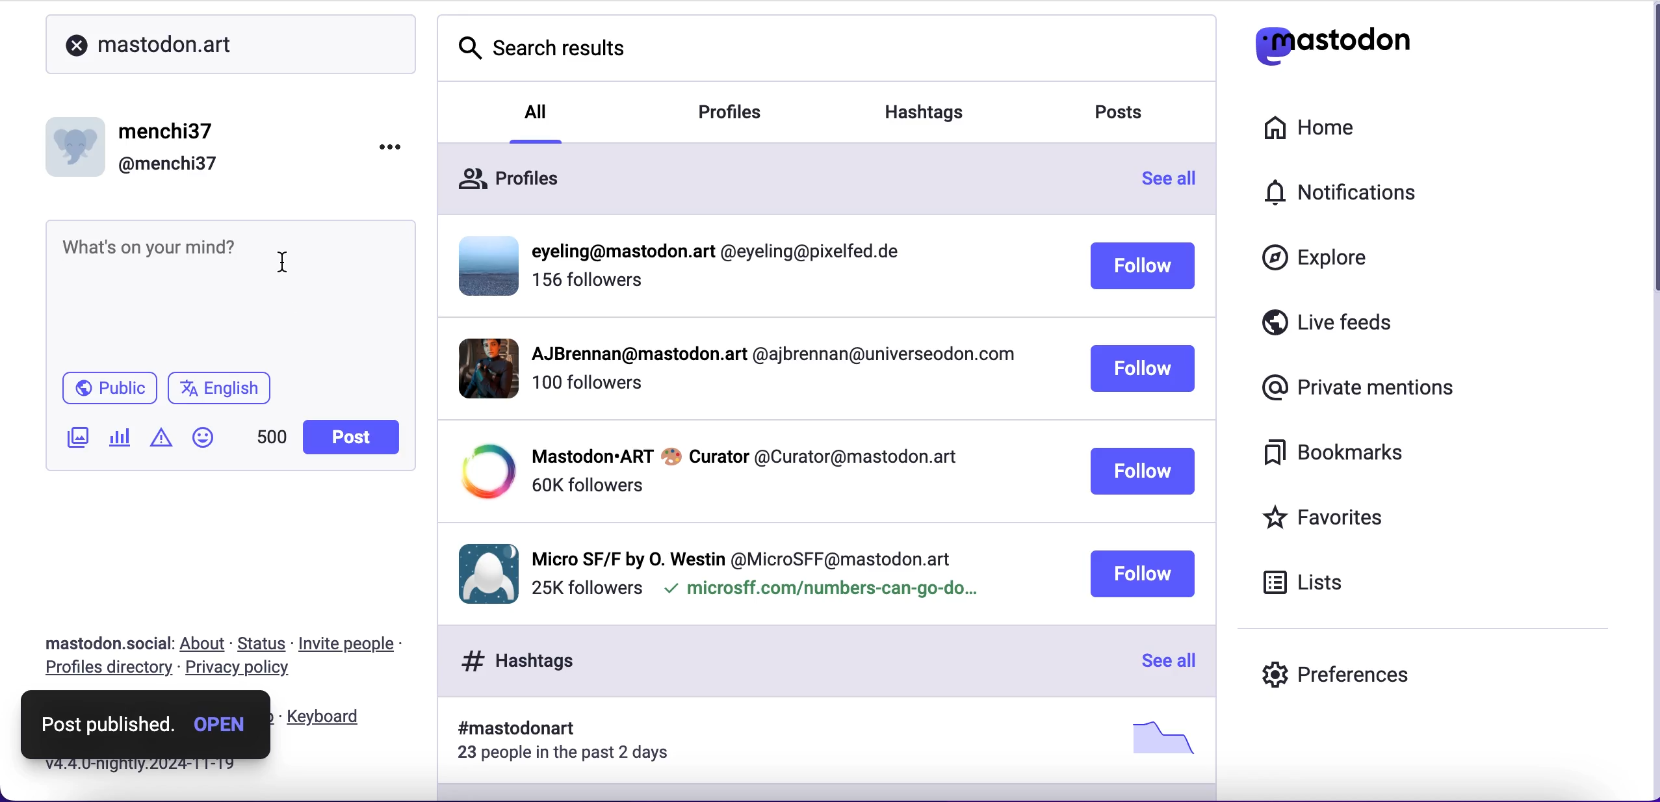 This screenshot has width=1660, height=802. Describe the element at coordinates (723, 252) in the screenshot. I see `profiile` at that location.